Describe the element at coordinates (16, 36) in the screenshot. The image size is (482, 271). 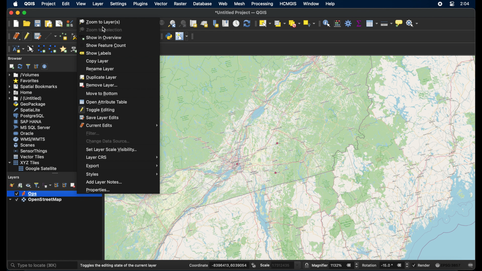
I see `current edits` at that location.